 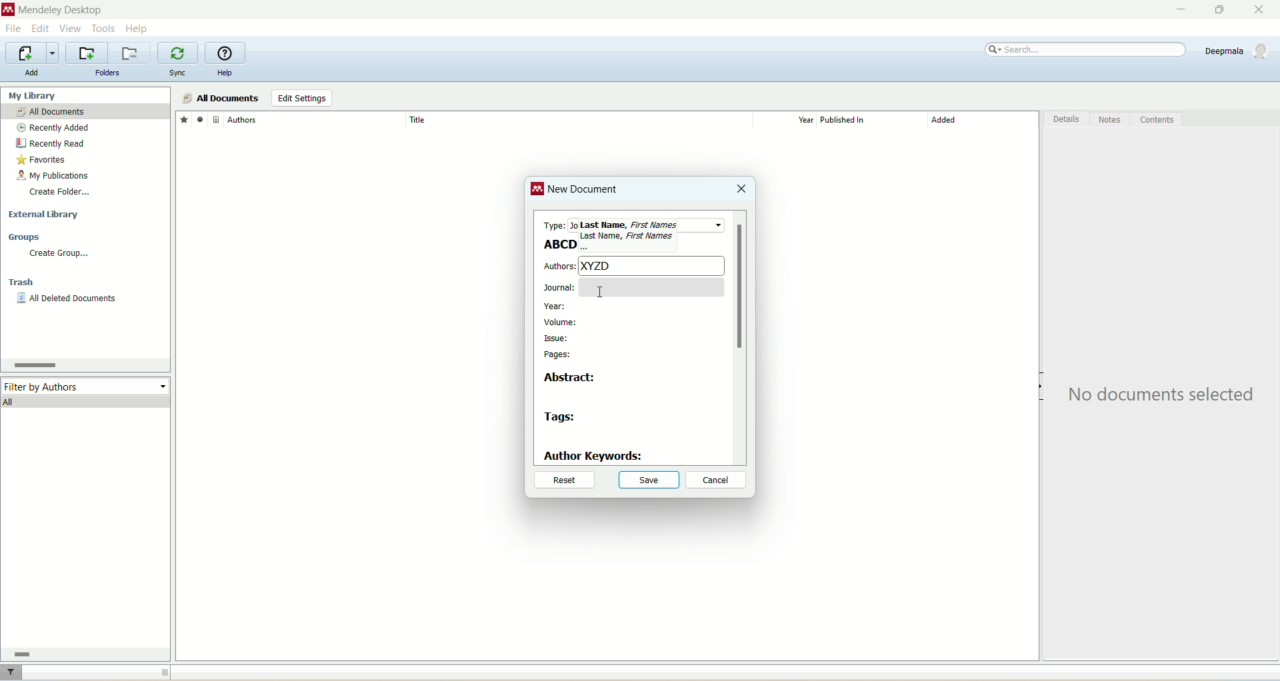 What do you see at coordinates (561, 418) in the screenshot?
I see `tags` at bounding box center [561, 418].